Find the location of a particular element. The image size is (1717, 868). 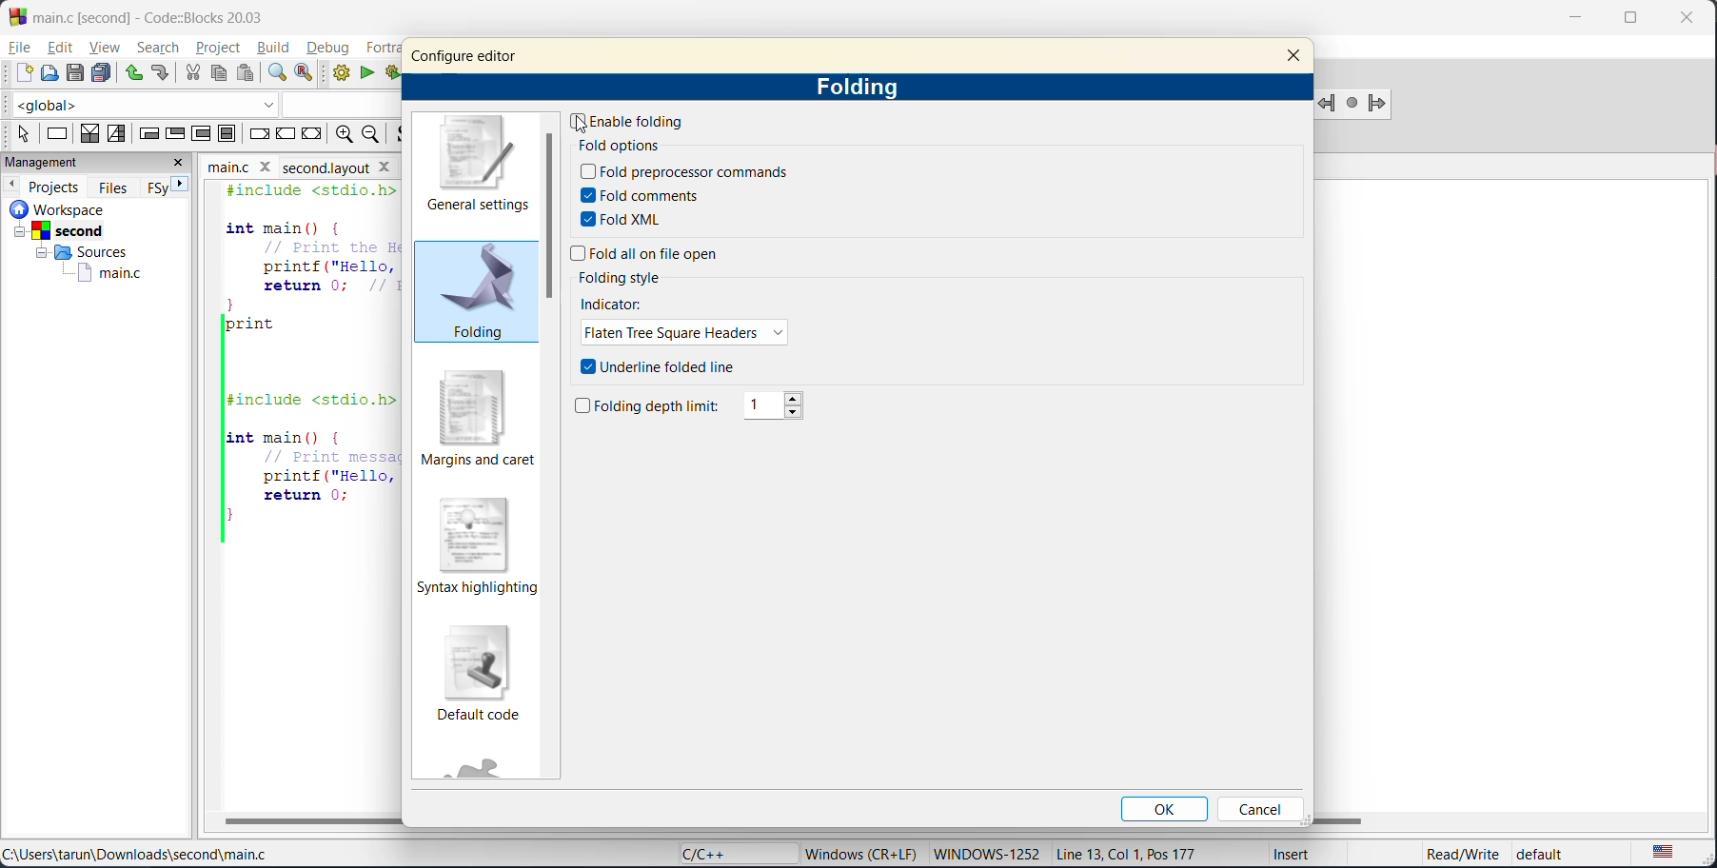

edit is located at coordinates (63, 49).